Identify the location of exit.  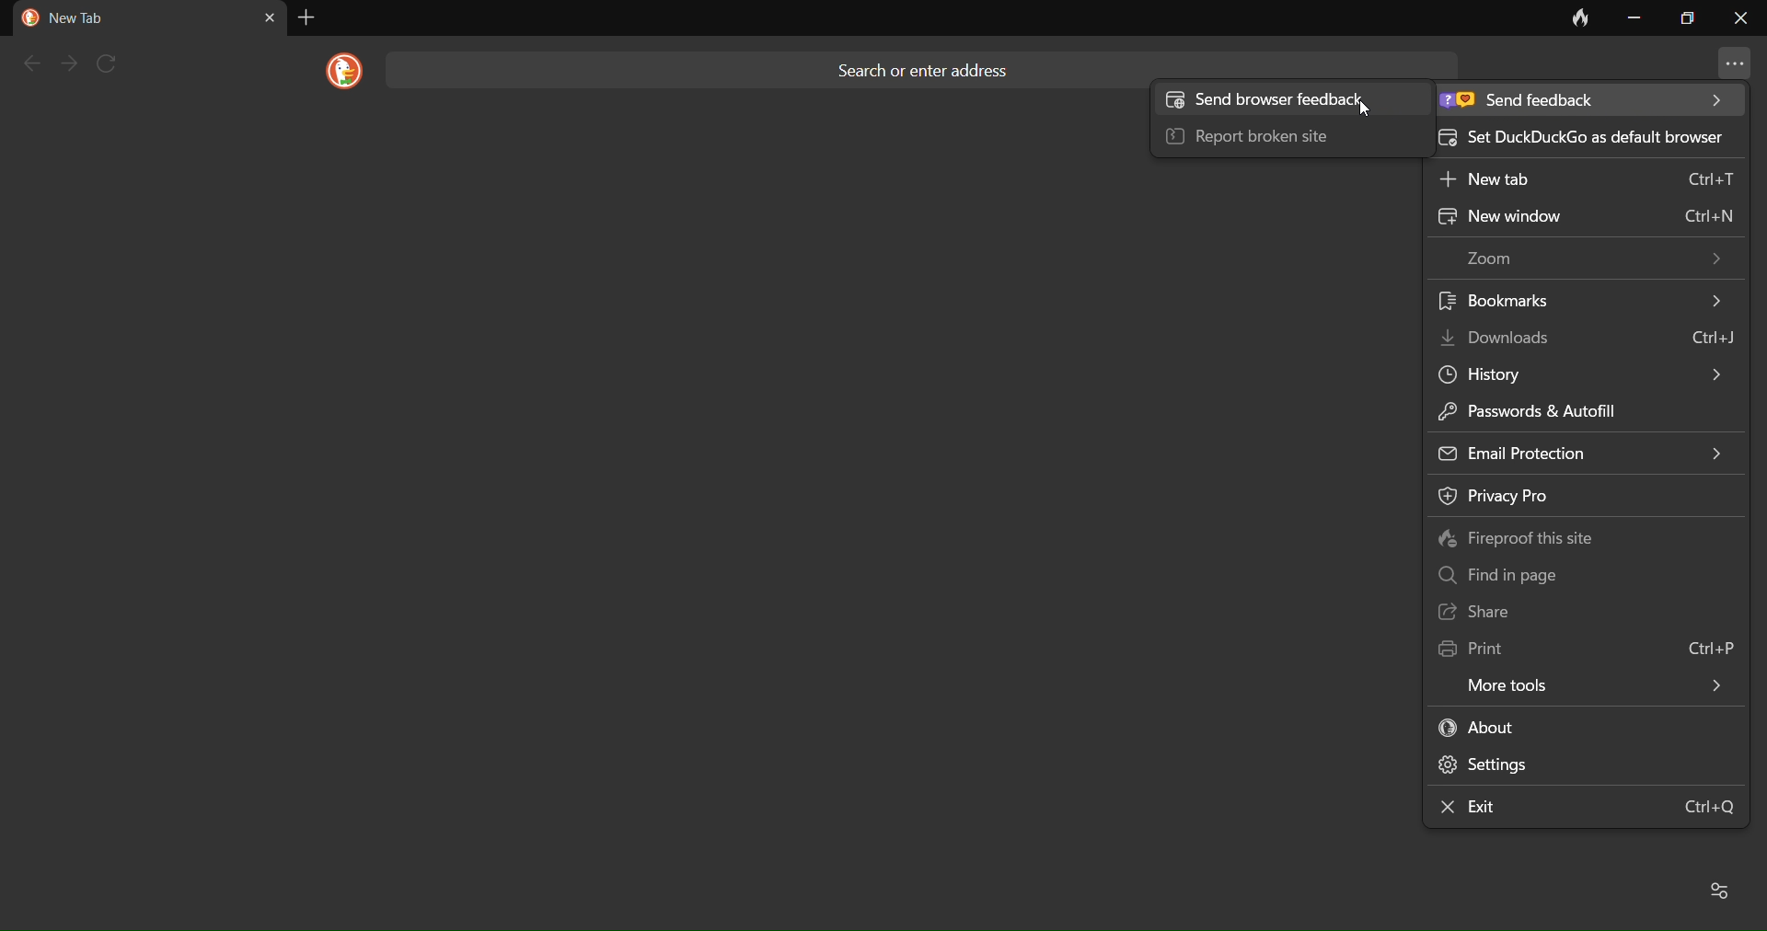
(1581, 808).